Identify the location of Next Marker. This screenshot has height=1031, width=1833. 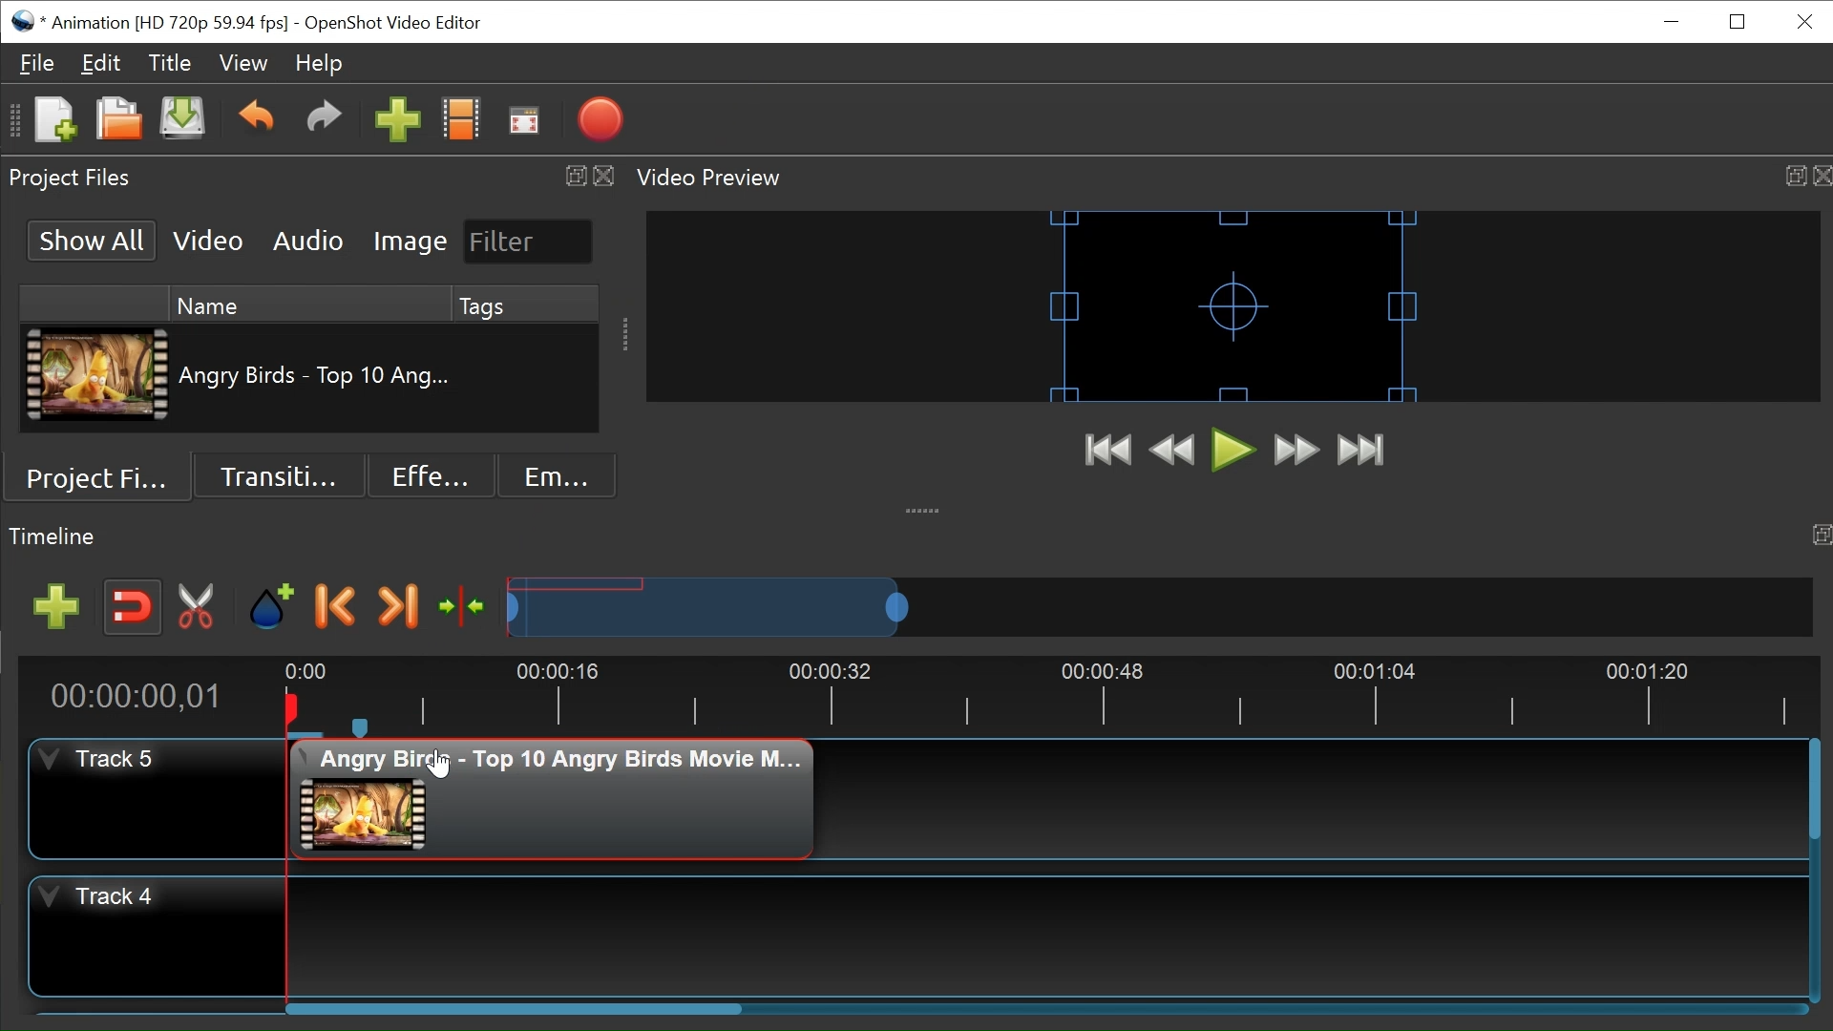
(397, 607).